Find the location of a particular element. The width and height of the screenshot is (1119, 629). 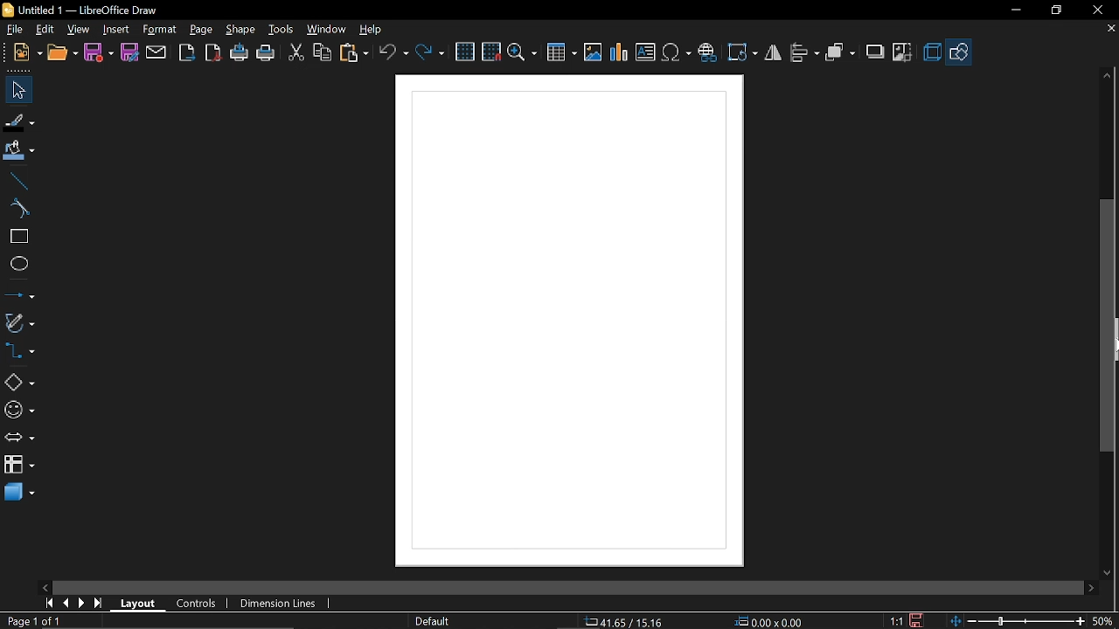

ellipse is located at coordinates (17, 262).